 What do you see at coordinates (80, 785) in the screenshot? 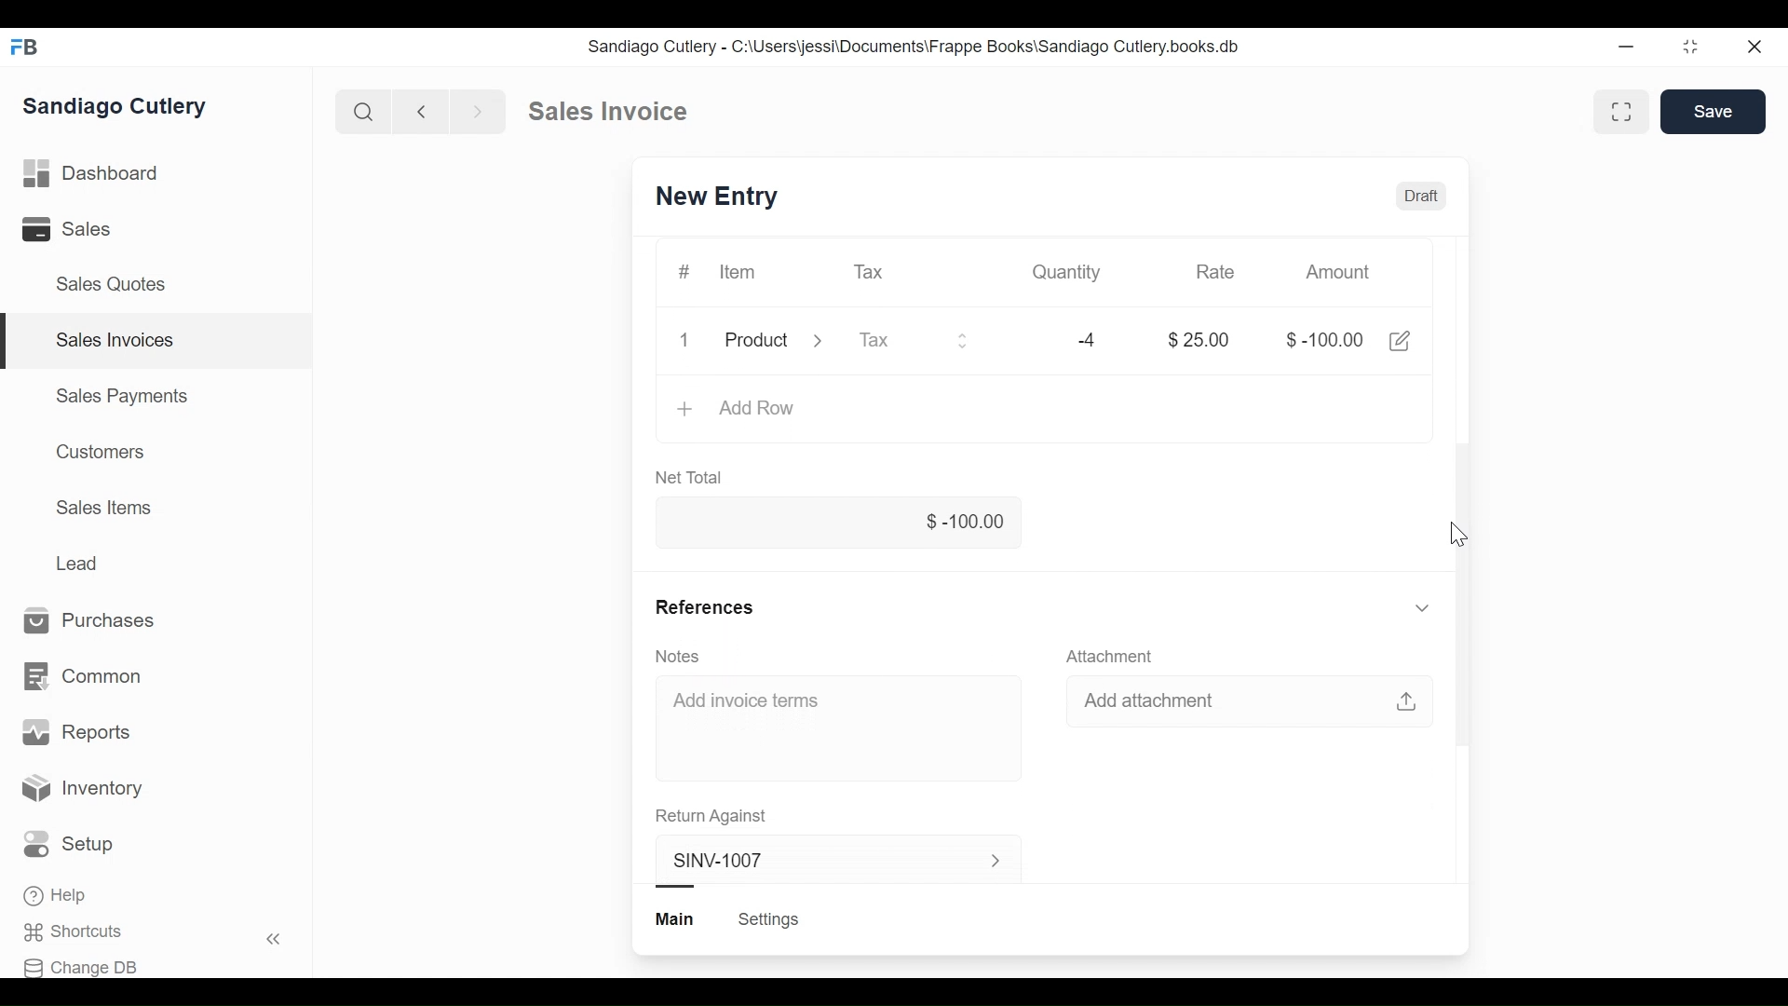
I see `Inventory` at bounding box center [80, 785].